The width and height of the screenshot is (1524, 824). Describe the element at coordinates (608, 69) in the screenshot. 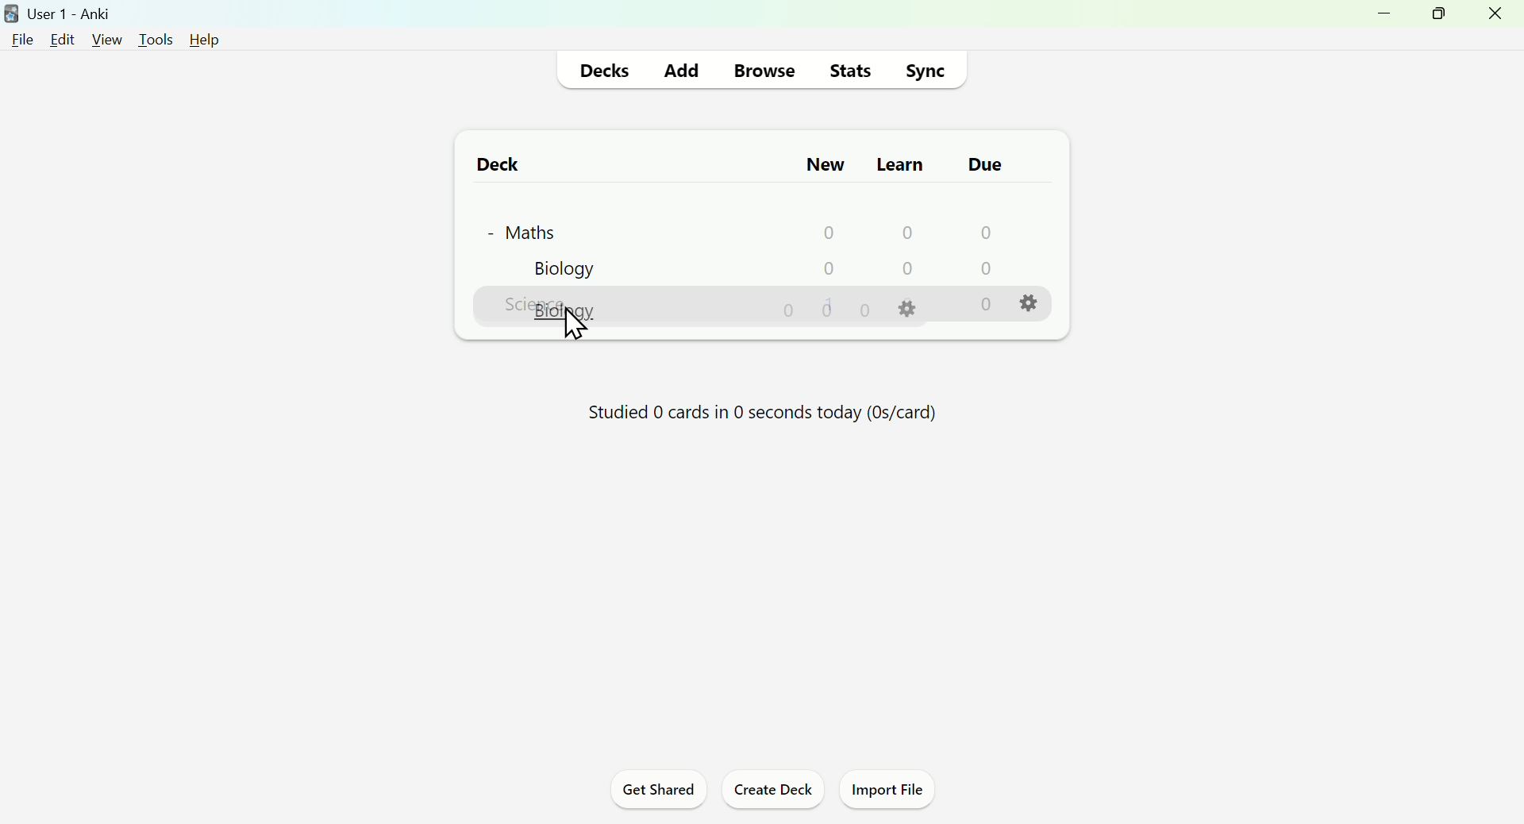

I see `Decks` at that location.